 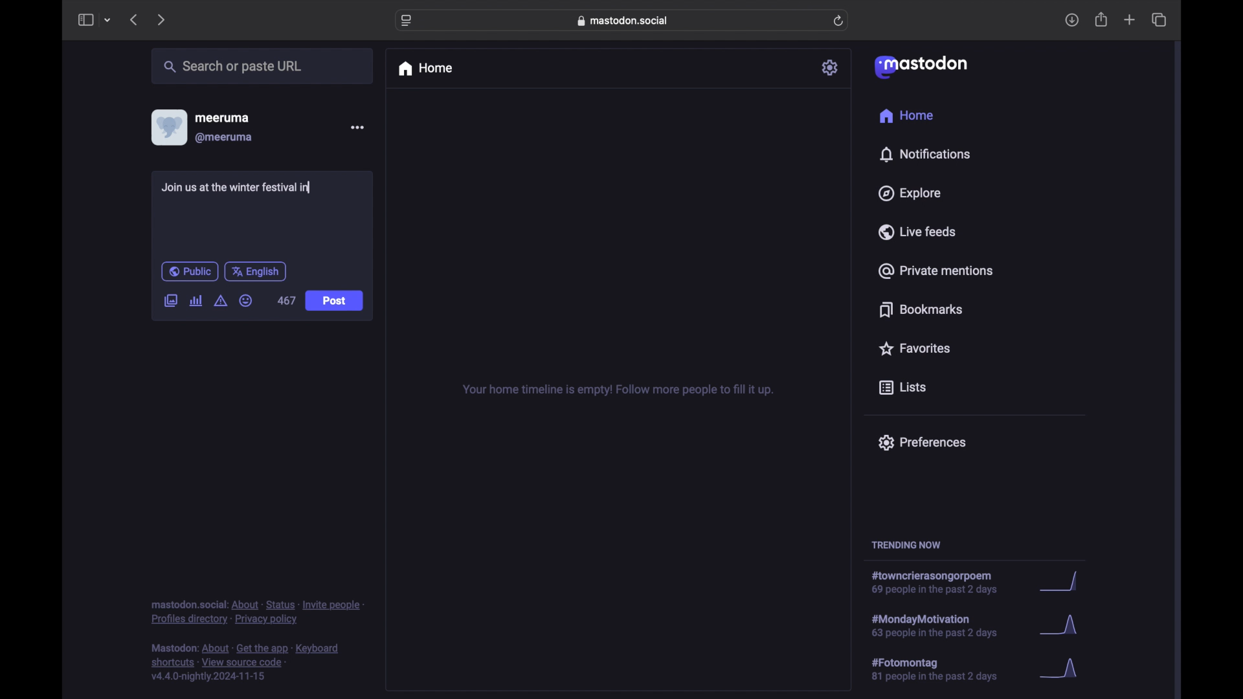 I want to click on new tab, so click(x=1130, y=19).